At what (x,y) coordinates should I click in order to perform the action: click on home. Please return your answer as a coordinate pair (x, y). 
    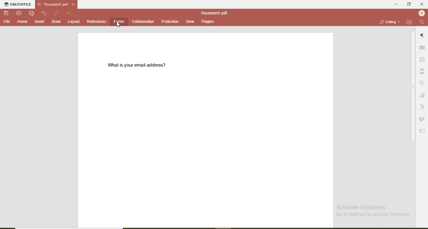
    Looking at the image, I should click on (21, 22).